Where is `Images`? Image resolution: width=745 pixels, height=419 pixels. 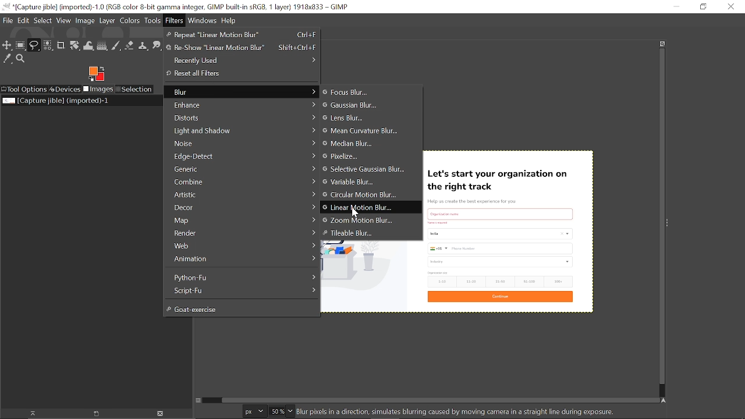
Images is located at coordinates (99, 90).